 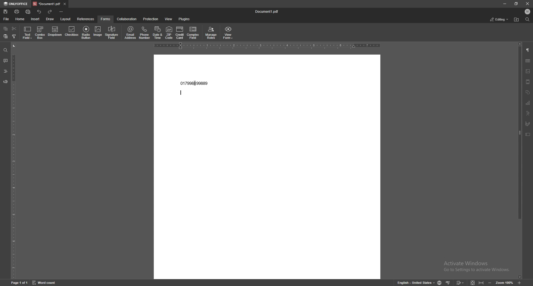 What do you see at coordinates (17, 11) in the screenshot?
I see `print` at bounding box center [17, 11].